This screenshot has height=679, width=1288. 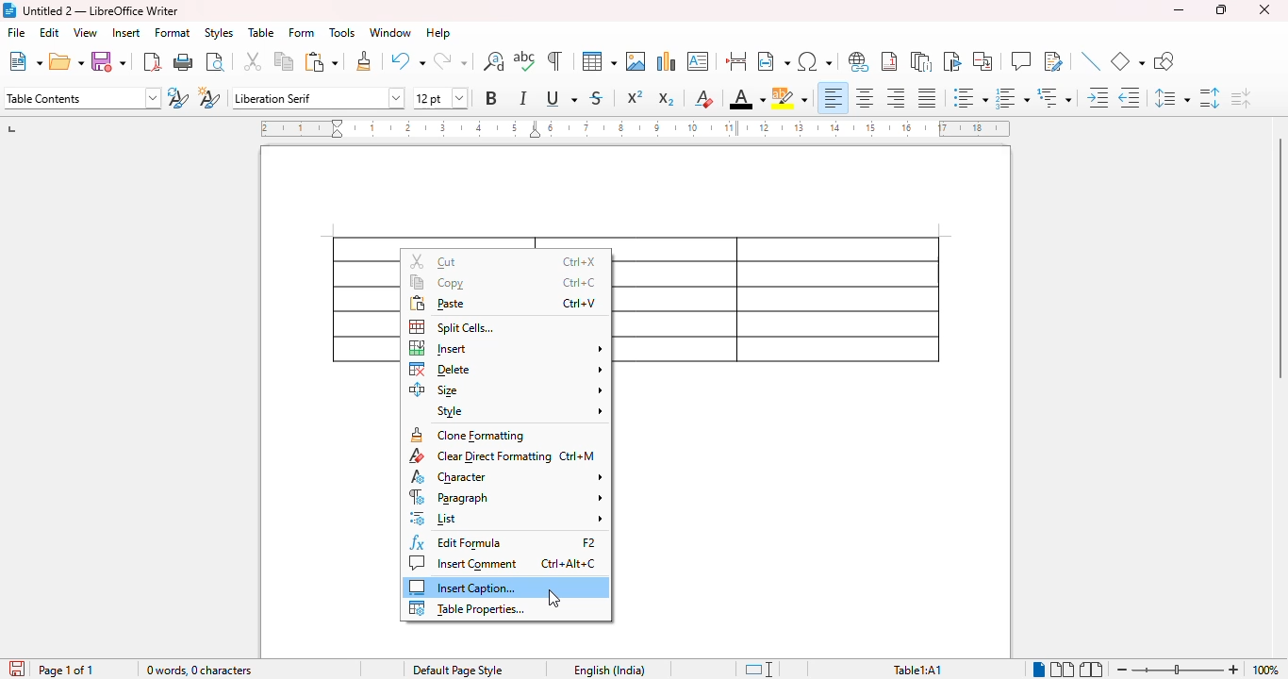 What do you see at coordinates (698, 61) in the screenshot?
I see `insert text box` at bounding box center [698, 61].